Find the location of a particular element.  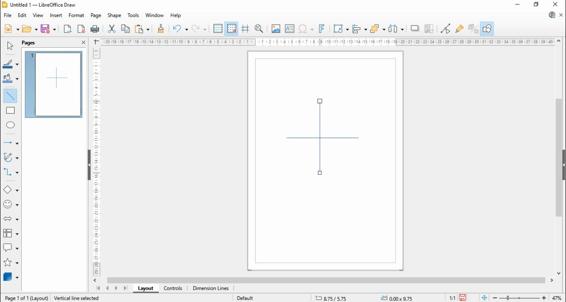

new is located at coordinates (11, 29).